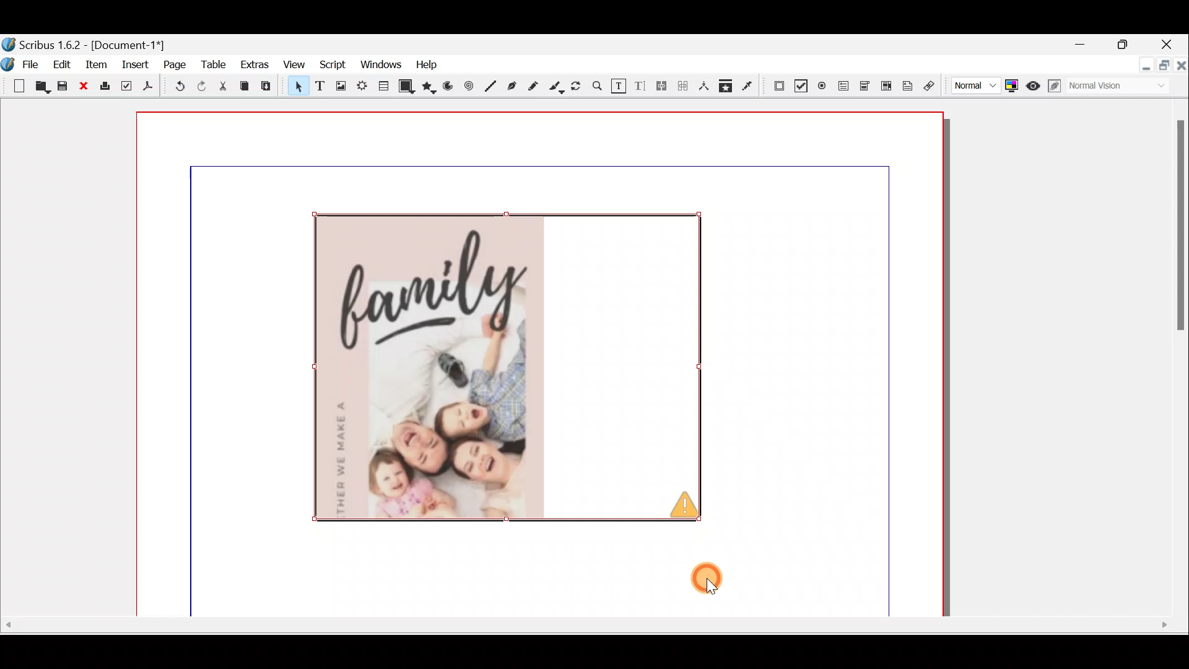 Image resolution: width=1189 pixels, height=669 pixels. I want to click on Maximise, so click(1165, 68).